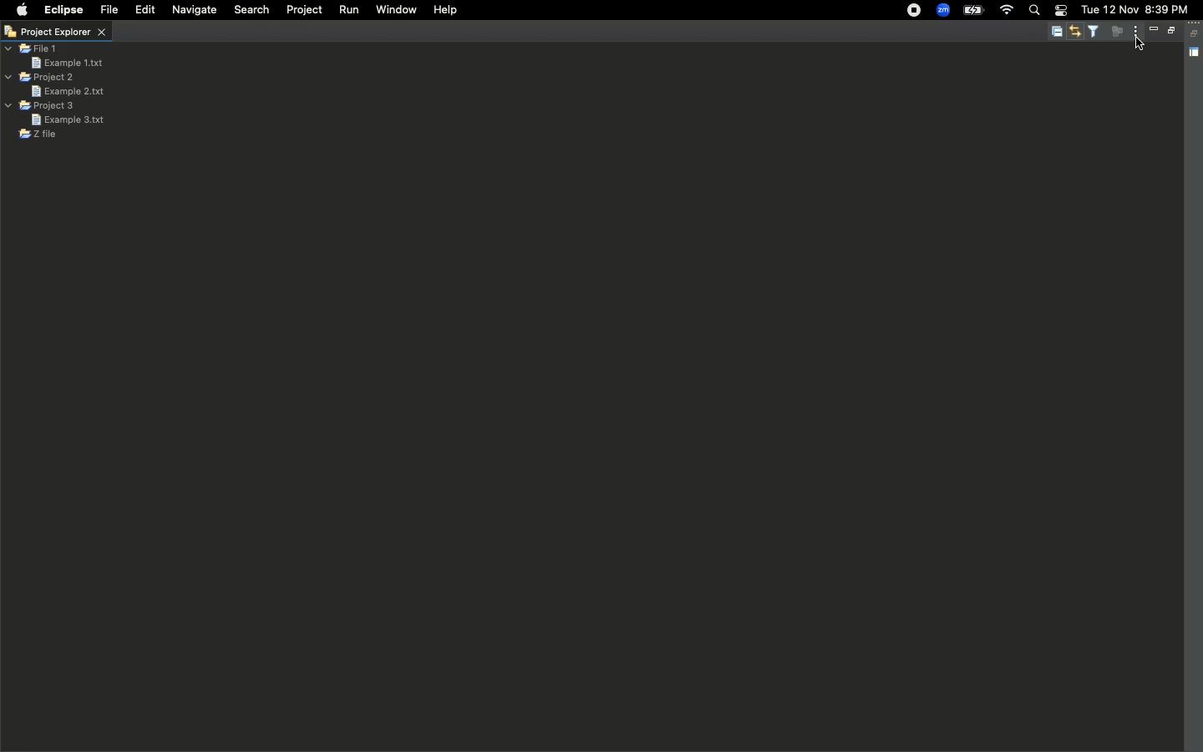  What do you see at coordinates (33, 49) in the screenshot?
I see `File 1` at bounding box center [33, 49].